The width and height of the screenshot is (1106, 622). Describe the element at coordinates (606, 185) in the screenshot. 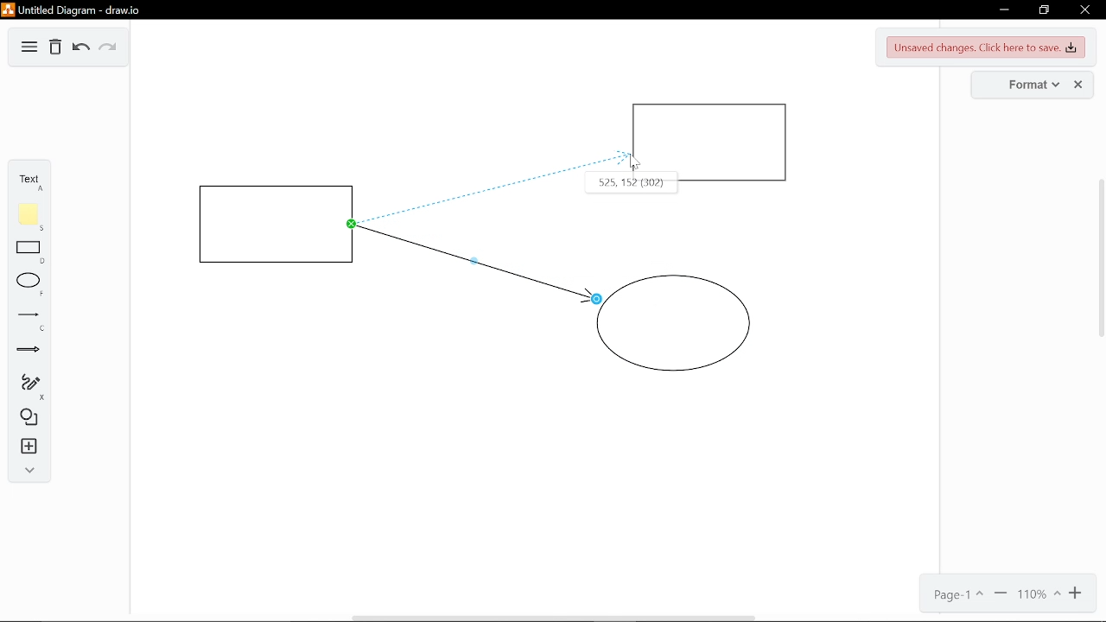

I see `Co-ordinates ` at that location.